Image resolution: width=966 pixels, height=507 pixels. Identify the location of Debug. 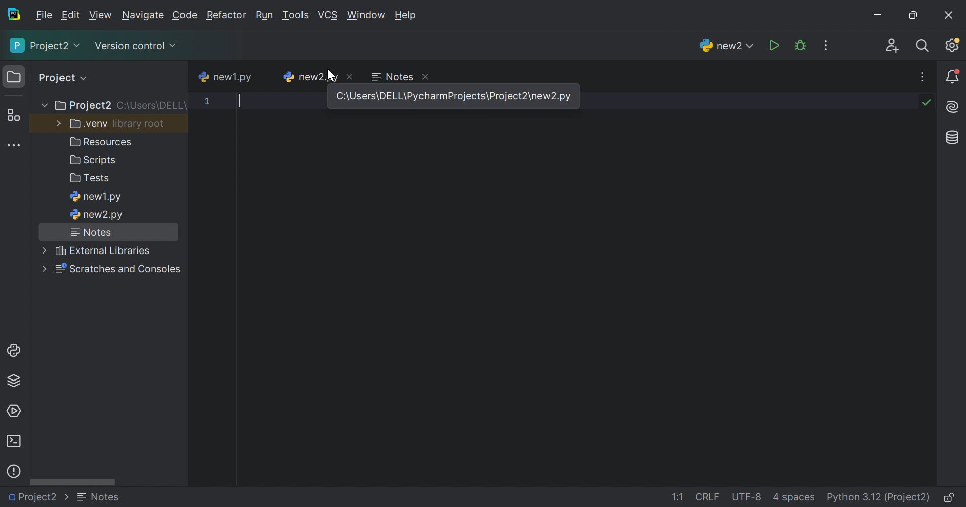
(800, 45).